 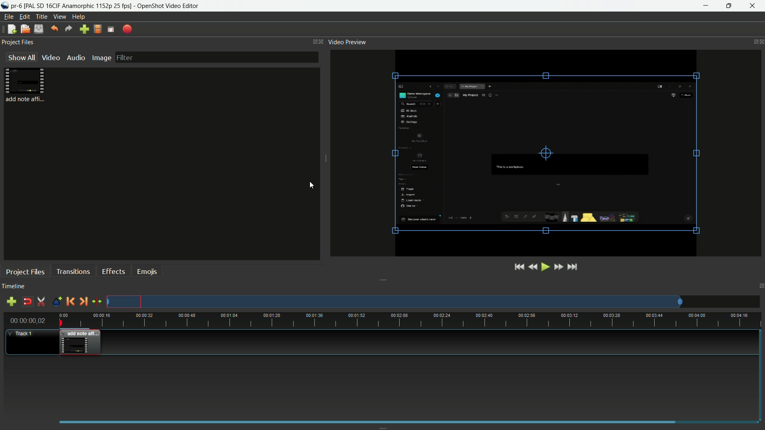 I want to click on video preview, so click(x=347, y=42).